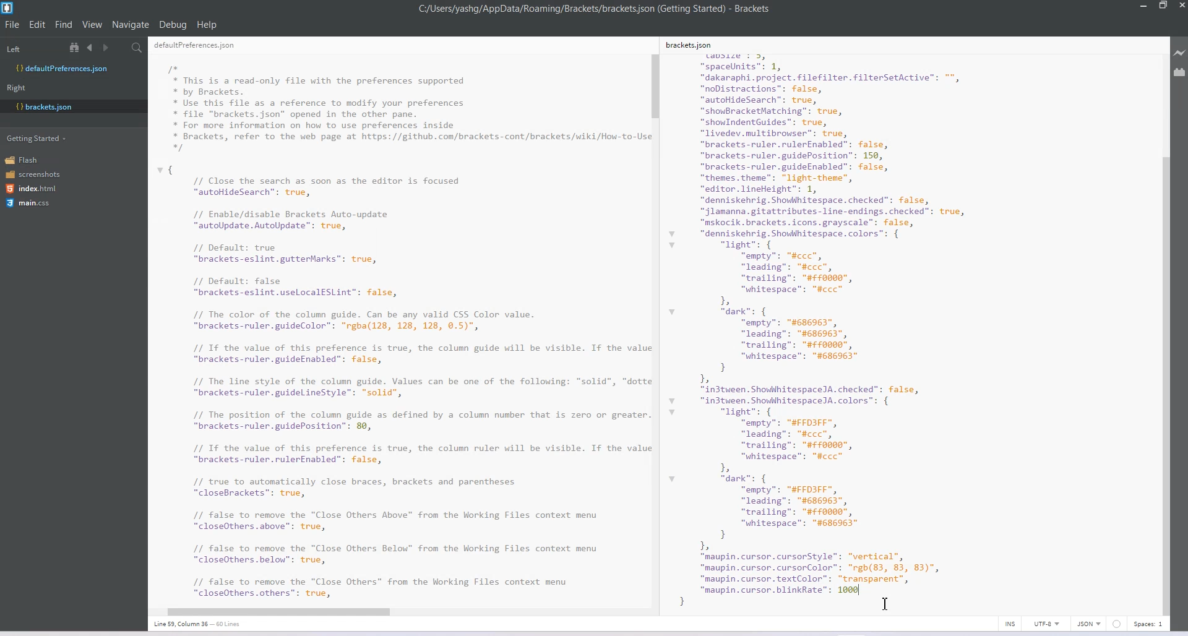  Describe the element at coordinates (76, 47) in the screenshot. I see `View in file Tree` at that location.